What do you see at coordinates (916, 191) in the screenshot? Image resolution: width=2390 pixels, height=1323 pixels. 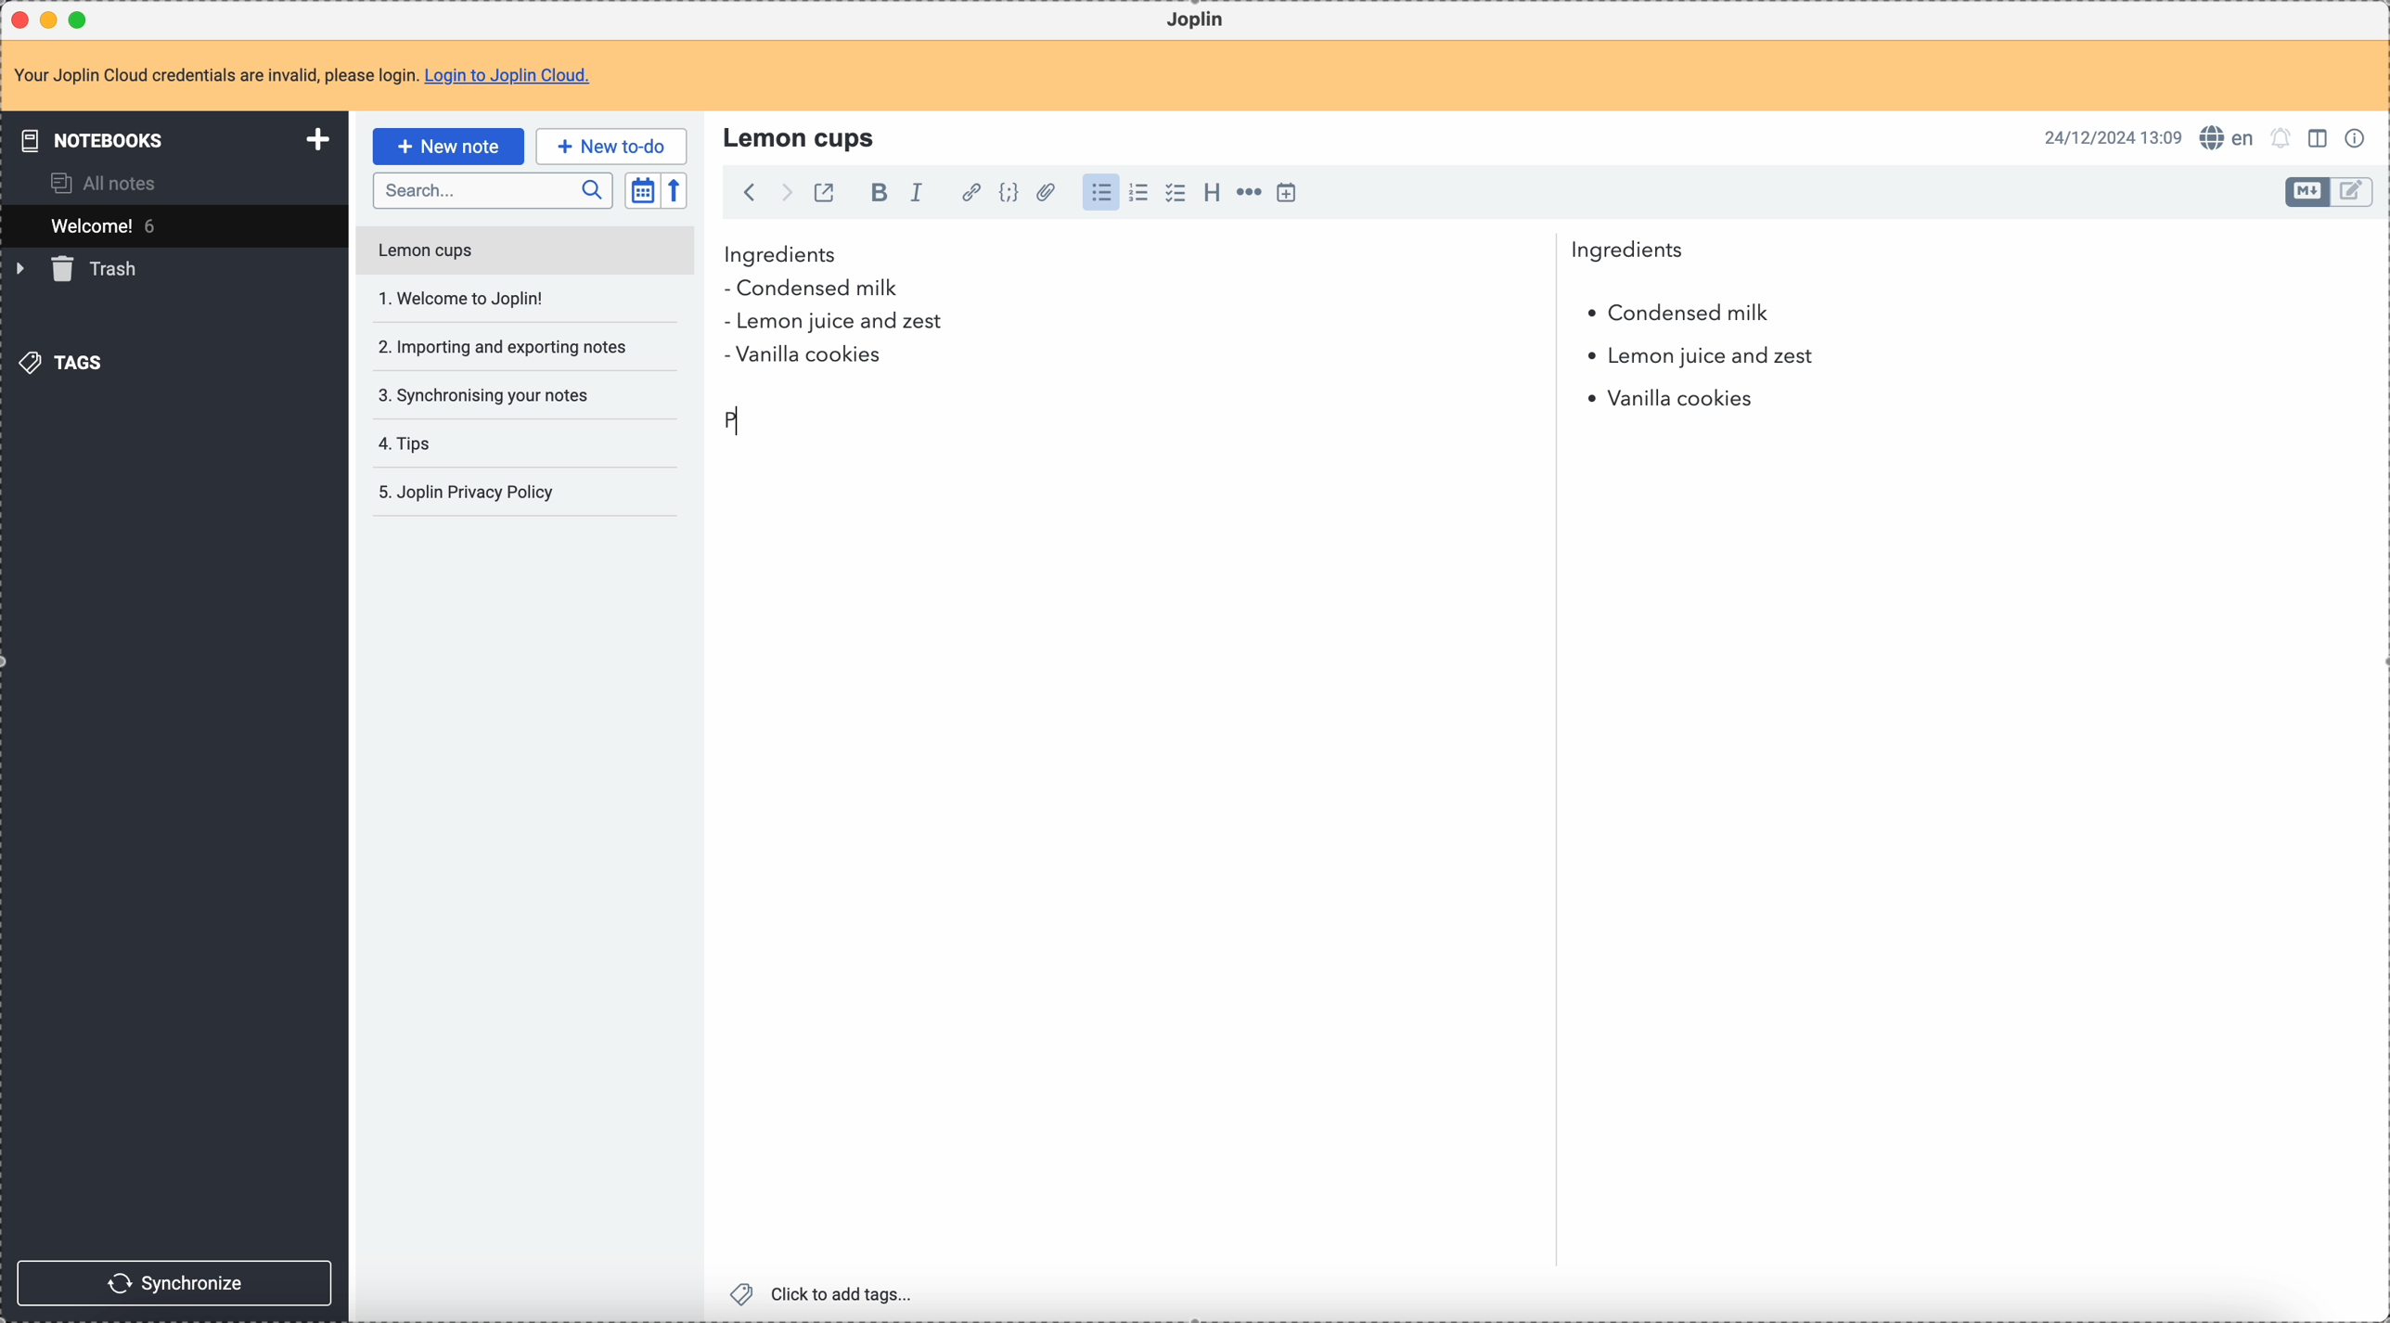 I see `italic` at bounding box center [916, 191].